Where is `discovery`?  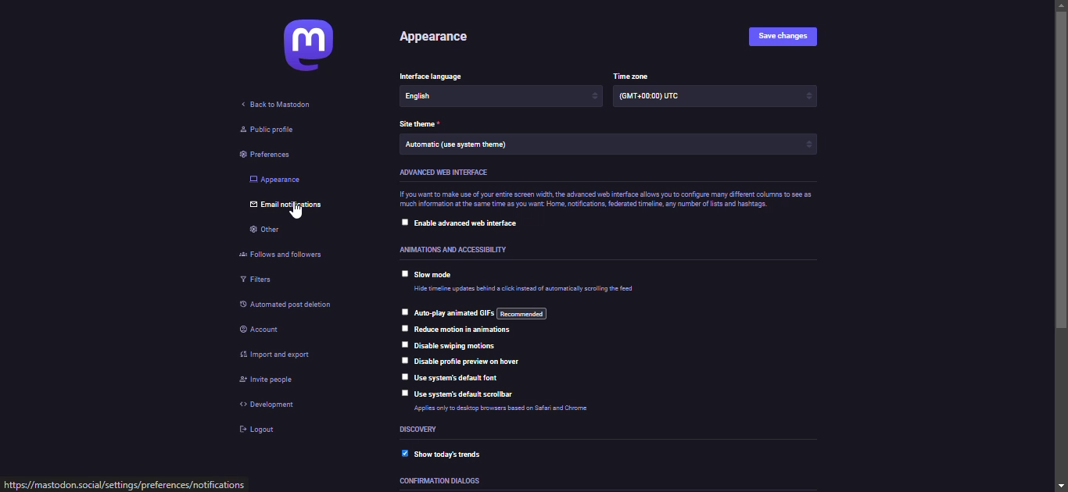 discovery is located at coordinates (419, 429).